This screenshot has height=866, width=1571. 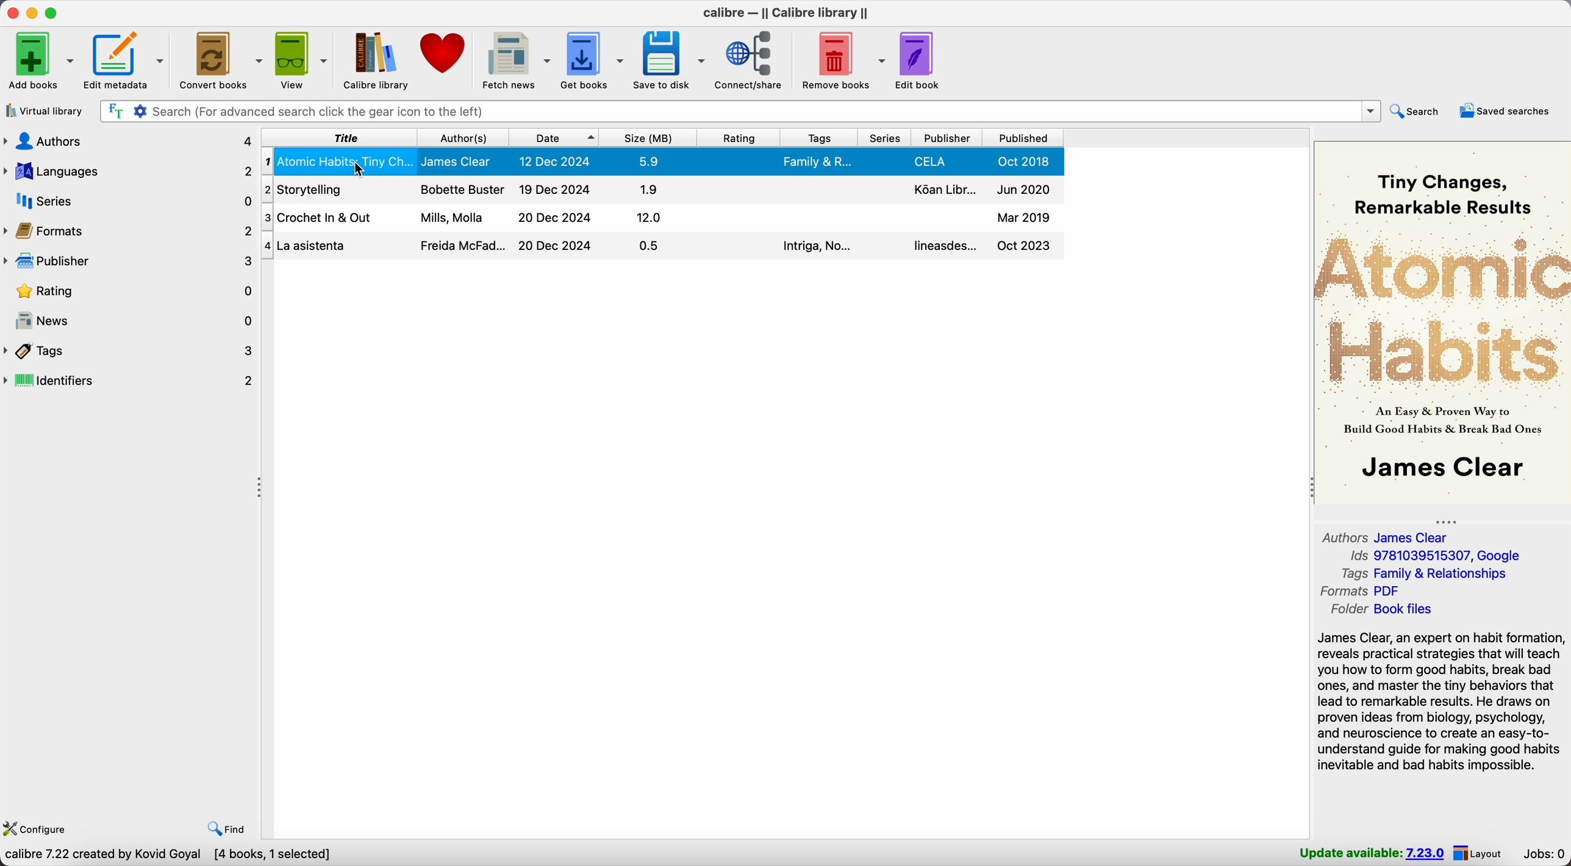 What do you see at coordinates (39, 63) in the screenshot?
I see `add books` at bounding box center [39, 63].